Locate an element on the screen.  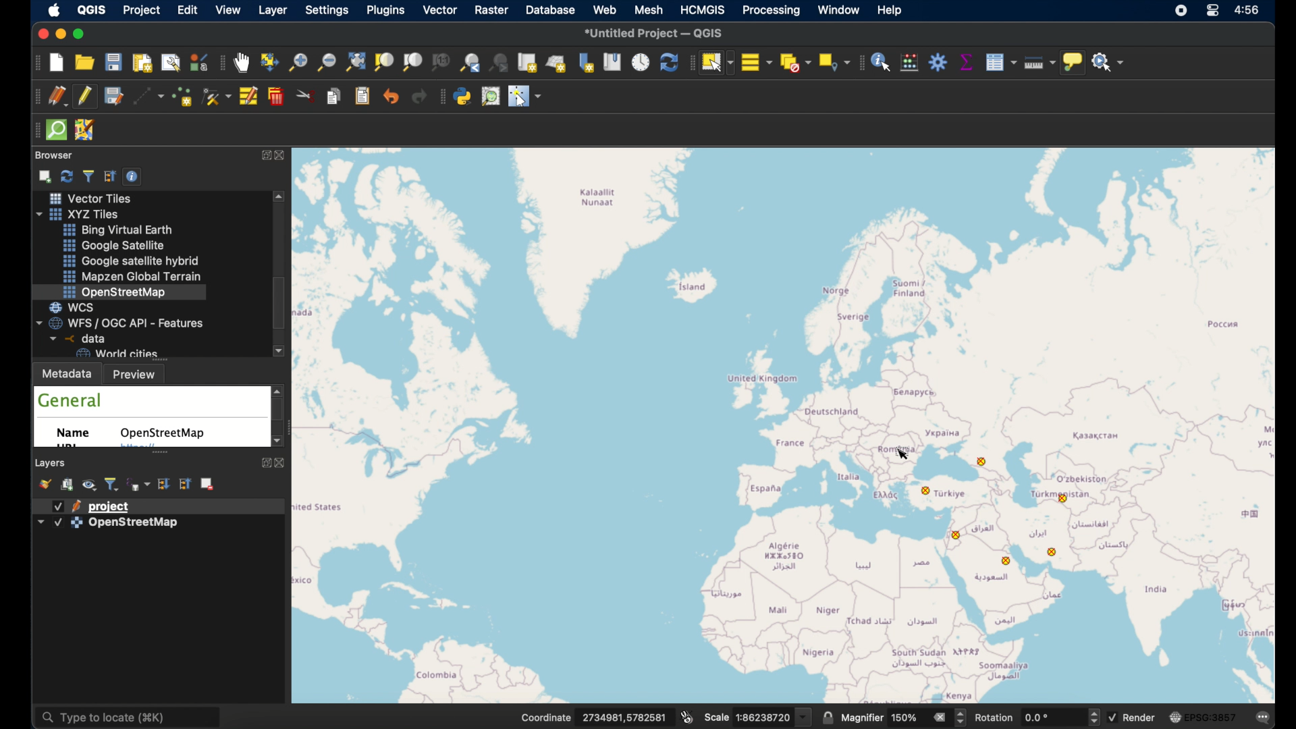
Increase or decrease magnifier is located at coordinates (962, 718).